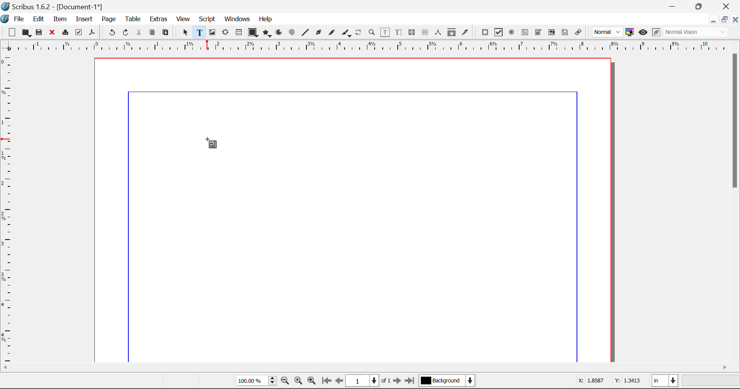 The width and height of the screenshot is (740, 389). I want to click on Previous Page, so click(340, 382).